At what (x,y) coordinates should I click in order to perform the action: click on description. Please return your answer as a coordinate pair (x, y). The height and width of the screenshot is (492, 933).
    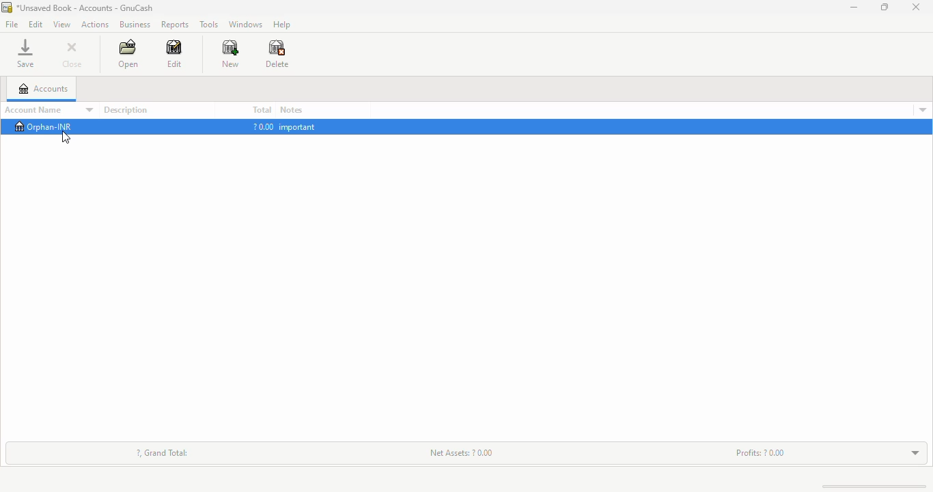
    Looking at the image, I should click on (126, 109).